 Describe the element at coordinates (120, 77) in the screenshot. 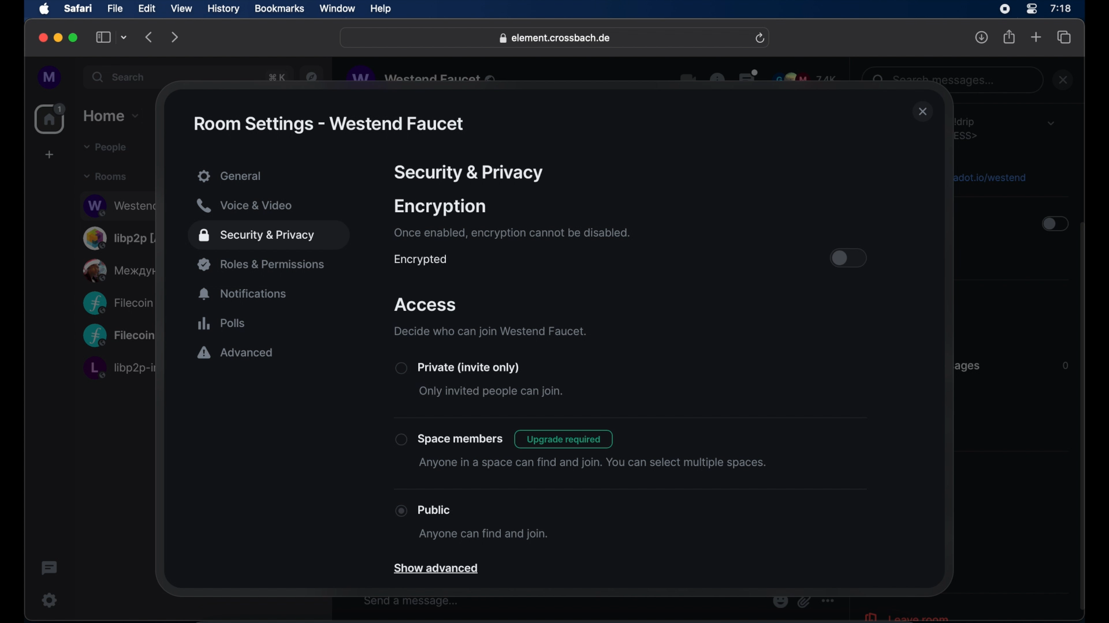

I see `search` at that location.